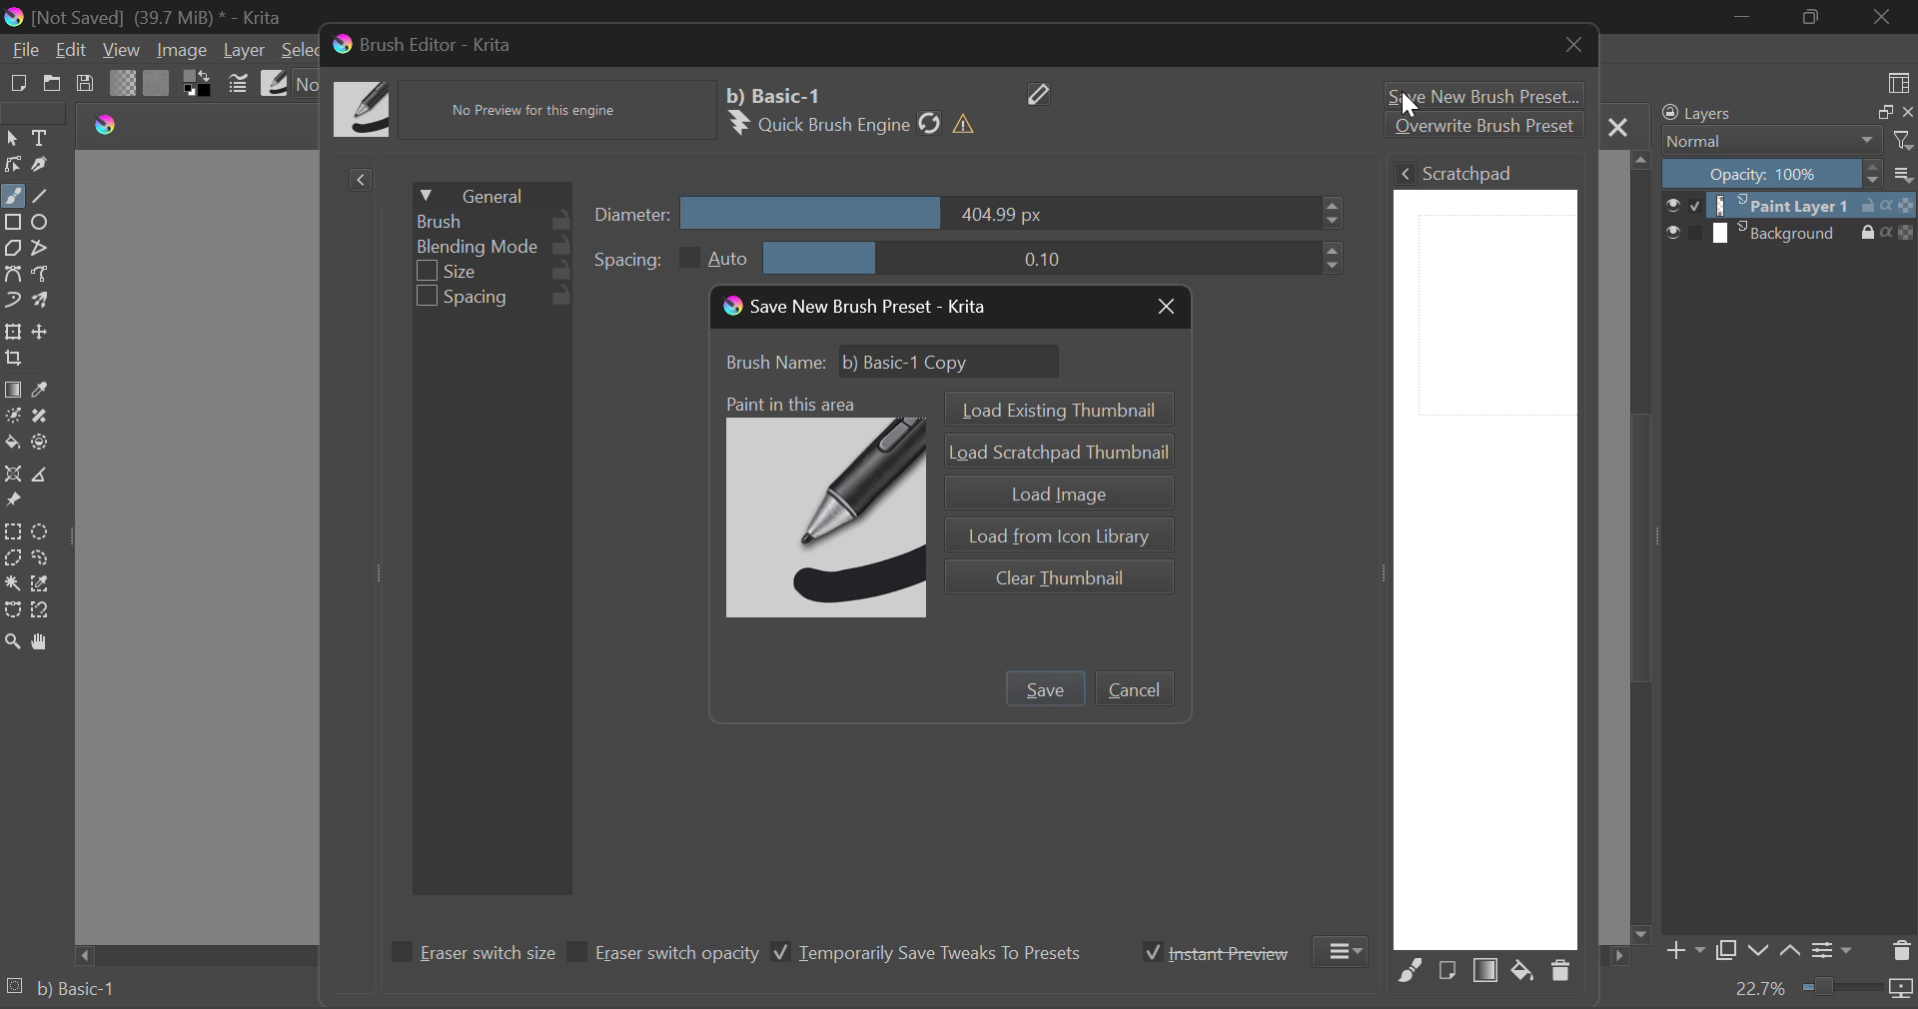 This screenshot has width=1918, height=1009. Describe the element at coordinates (1482, 125) in the screenshot. I see `Overwrite Brush Preset` at that location.